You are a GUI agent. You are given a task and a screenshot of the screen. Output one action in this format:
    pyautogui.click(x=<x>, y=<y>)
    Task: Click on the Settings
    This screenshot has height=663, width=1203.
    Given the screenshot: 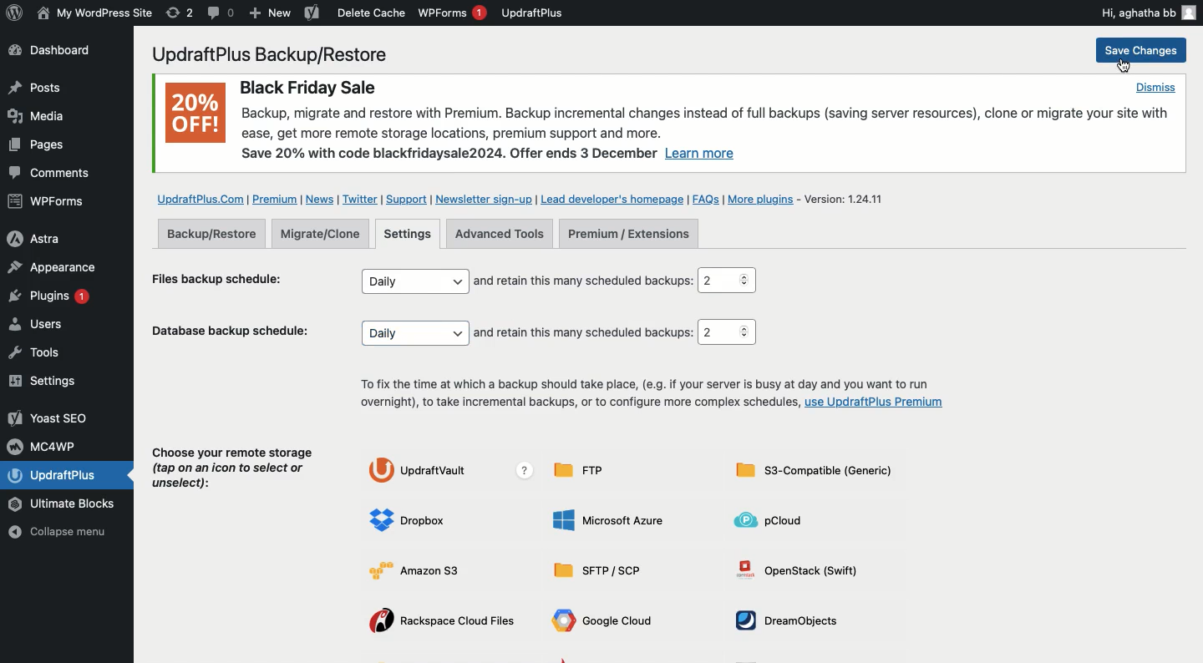 What is the action you would take?
    pyautogui.click(x=48, y=382)
    